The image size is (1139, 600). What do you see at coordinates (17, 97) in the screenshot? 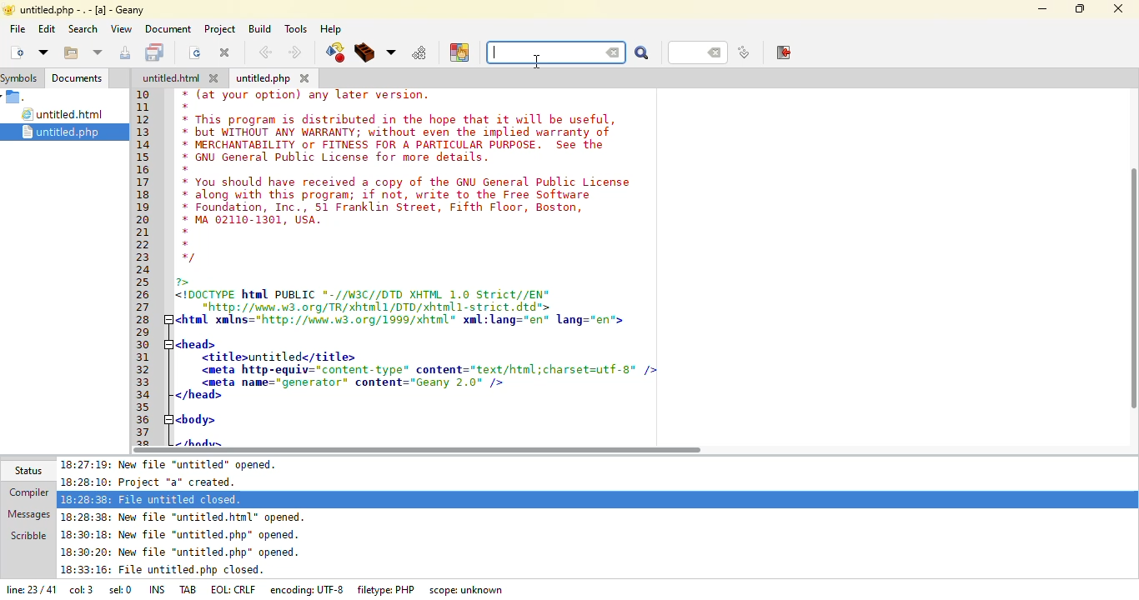
I see `File` at bounding box center [17, 97].